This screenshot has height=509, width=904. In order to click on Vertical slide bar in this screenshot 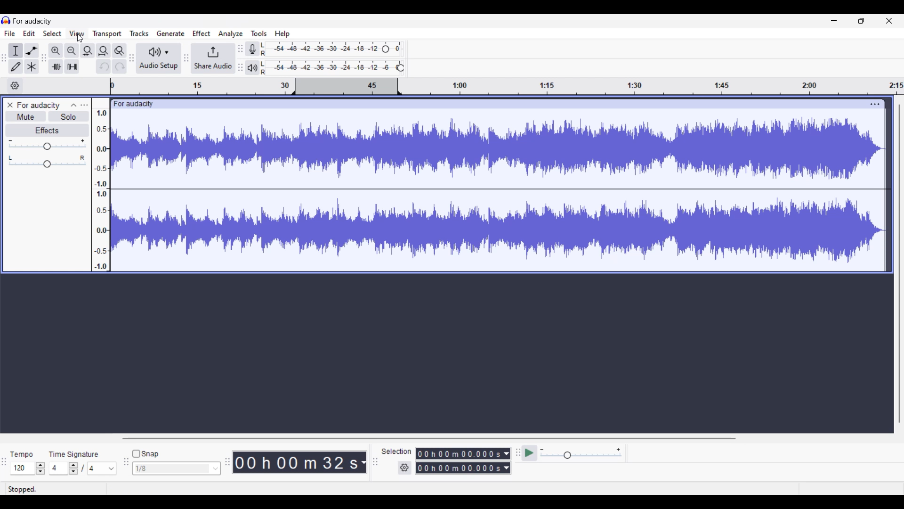, I will do `click(900, 264)`.